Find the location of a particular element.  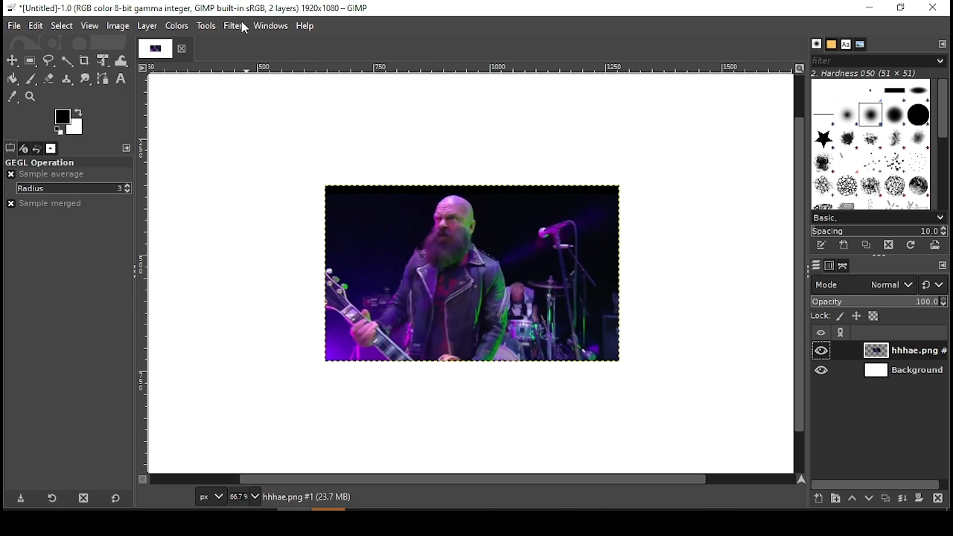

sample average is located at coordinates (48, 174).